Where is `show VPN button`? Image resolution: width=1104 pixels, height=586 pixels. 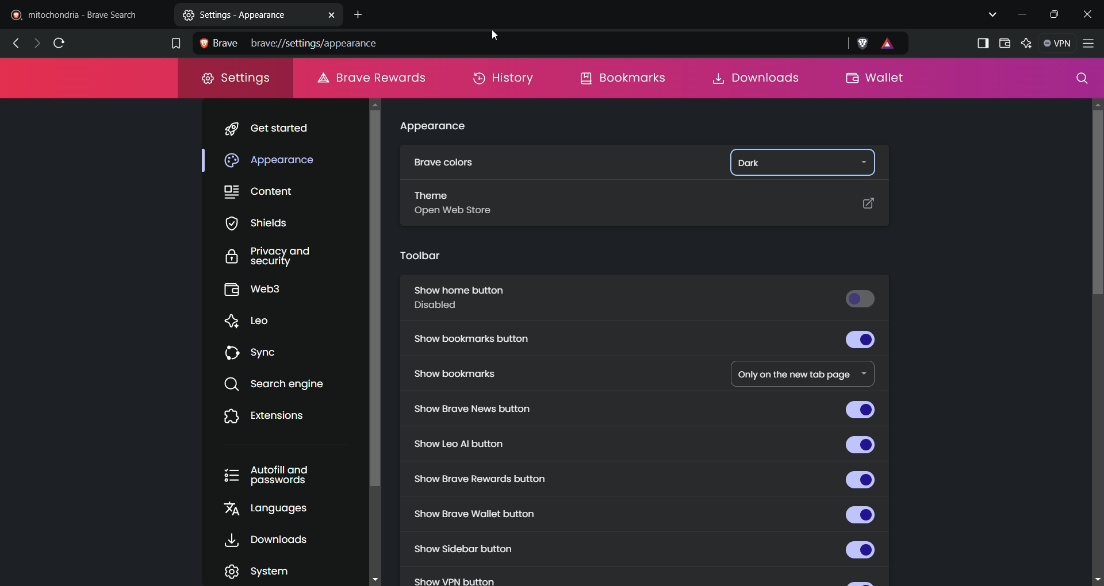
show VPN button is located at coordinates (454, 579).